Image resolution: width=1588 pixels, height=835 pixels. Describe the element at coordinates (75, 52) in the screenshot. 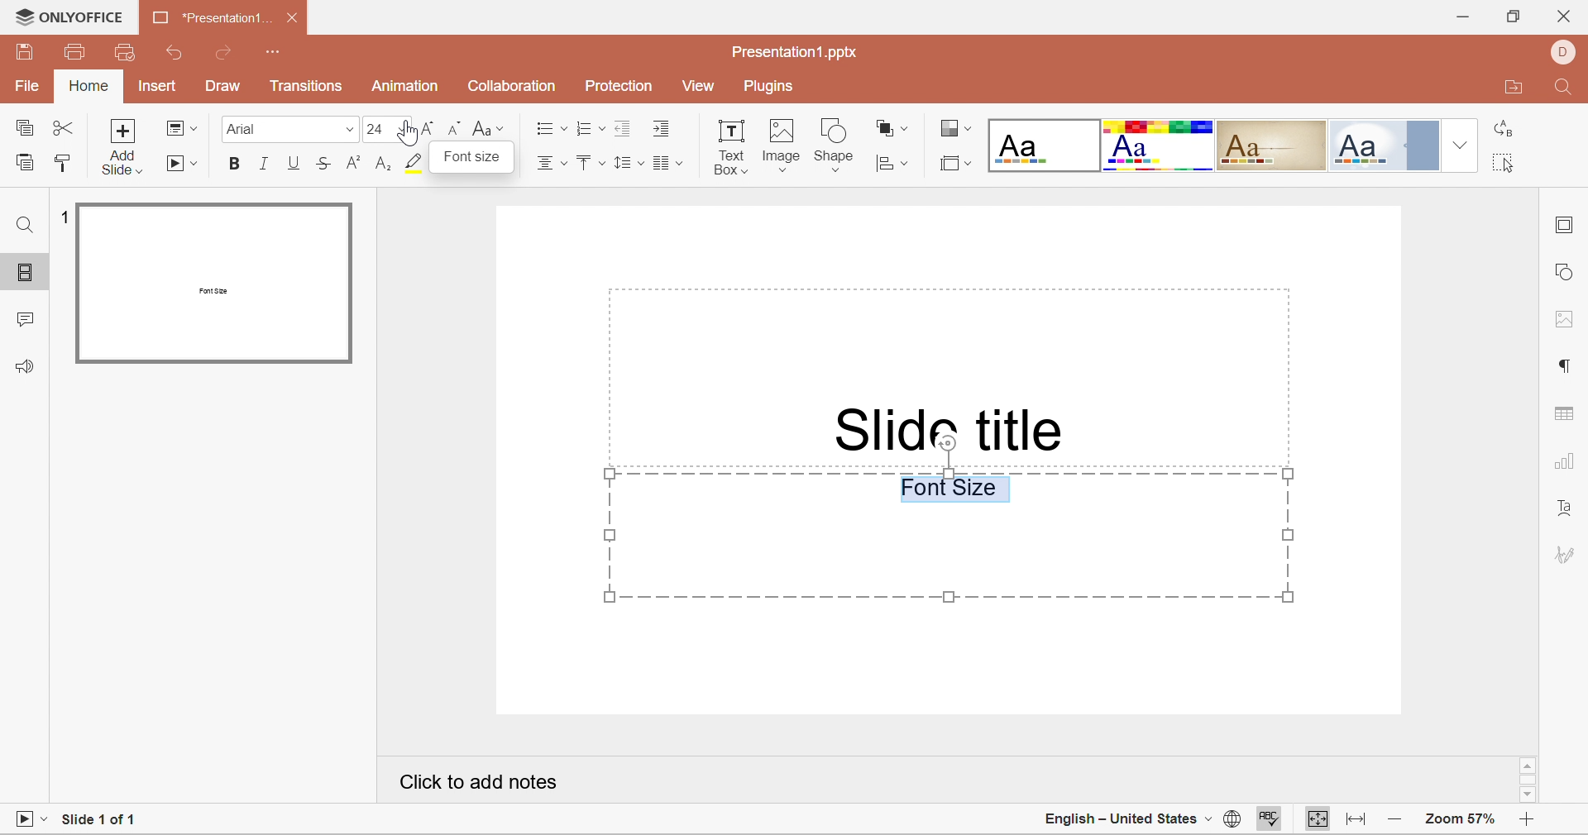

I see `Print` at that location.